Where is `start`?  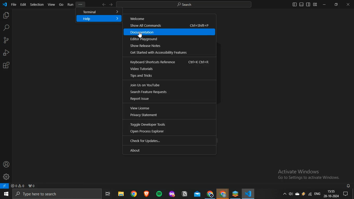 start is located at coordinates (6, 194).